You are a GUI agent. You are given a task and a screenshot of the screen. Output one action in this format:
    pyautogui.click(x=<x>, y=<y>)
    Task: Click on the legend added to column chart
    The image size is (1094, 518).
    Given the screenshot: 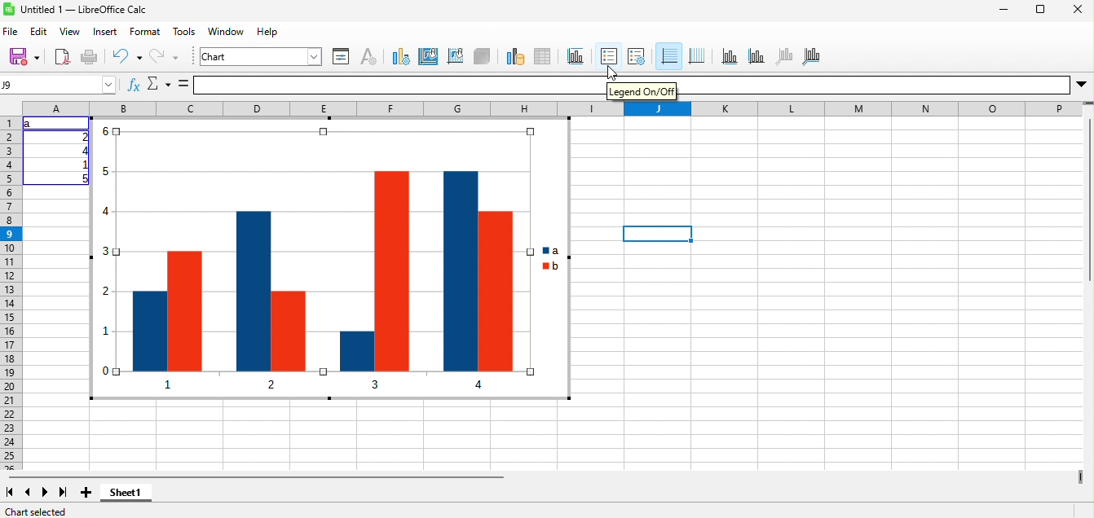 What is the action you would take?
    pyautogui.click(x=331, y=258)
    